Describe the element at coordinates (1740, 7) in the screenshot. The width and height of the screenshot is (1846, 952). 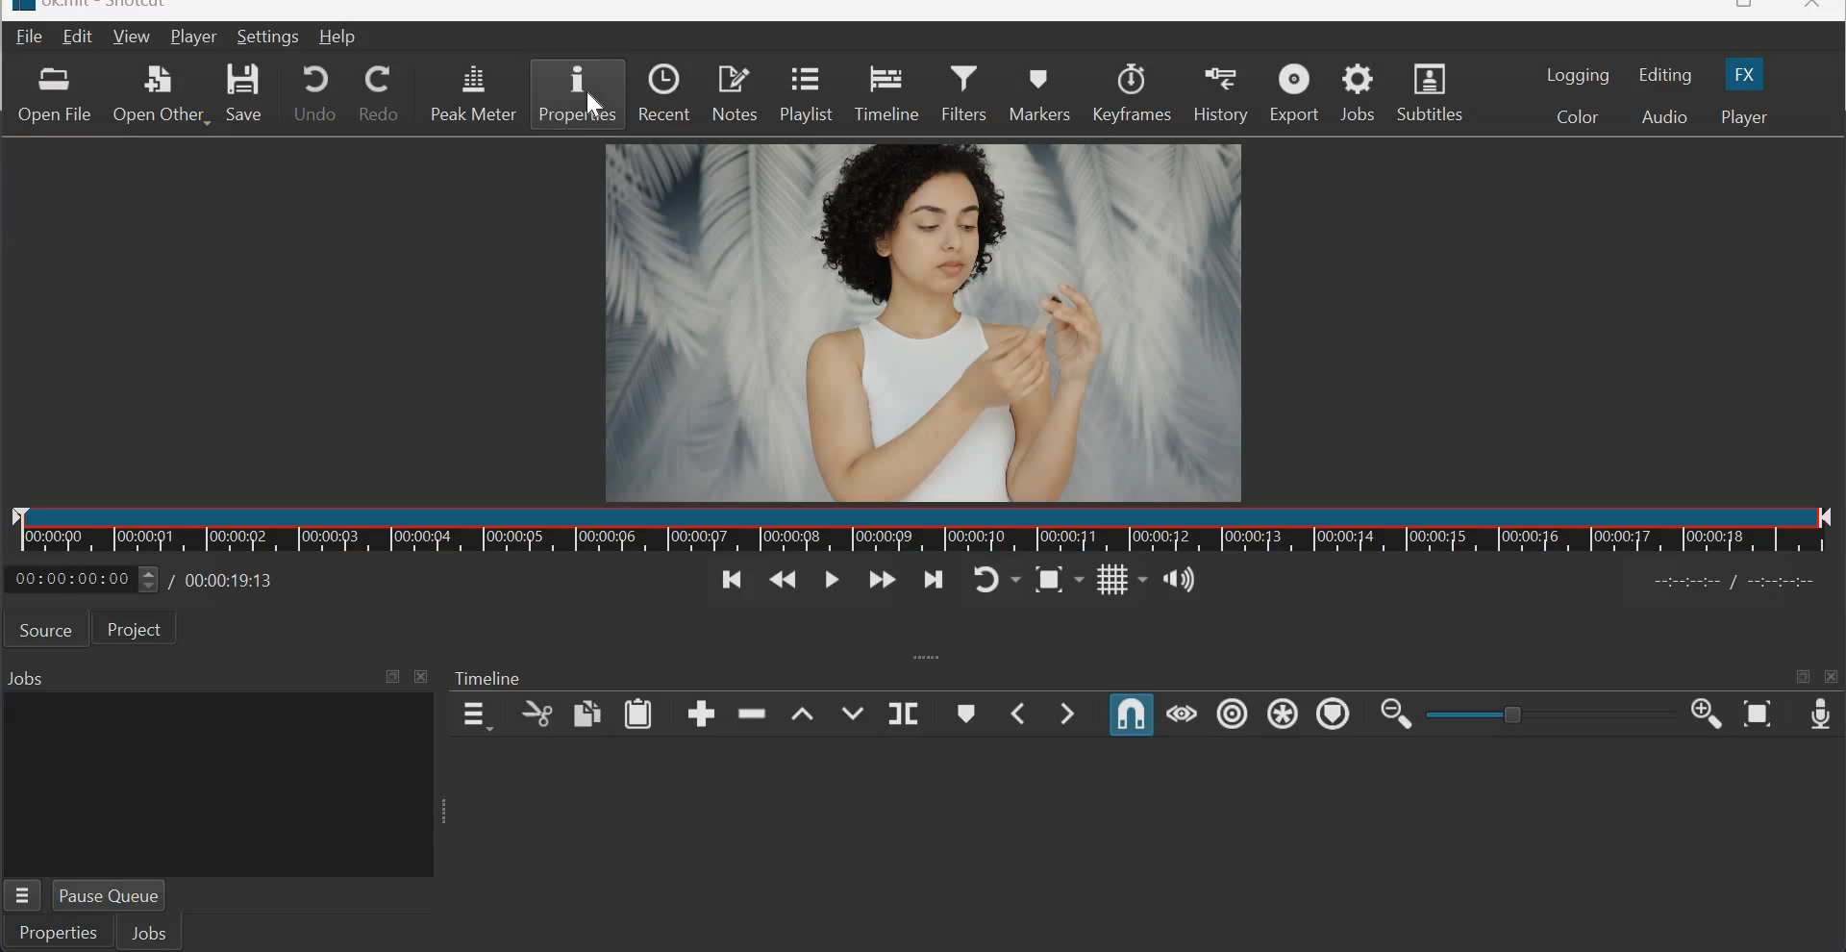
I see `resize` at that location.